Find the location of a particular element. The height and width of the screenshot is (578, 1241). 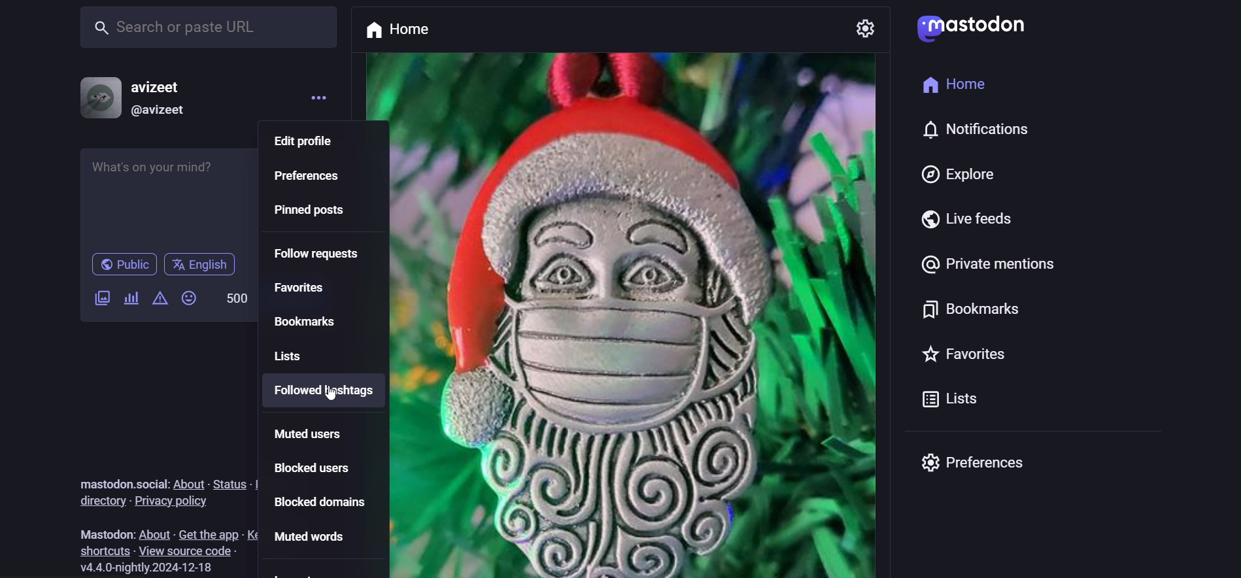

about is located at coordinates (156, 535).